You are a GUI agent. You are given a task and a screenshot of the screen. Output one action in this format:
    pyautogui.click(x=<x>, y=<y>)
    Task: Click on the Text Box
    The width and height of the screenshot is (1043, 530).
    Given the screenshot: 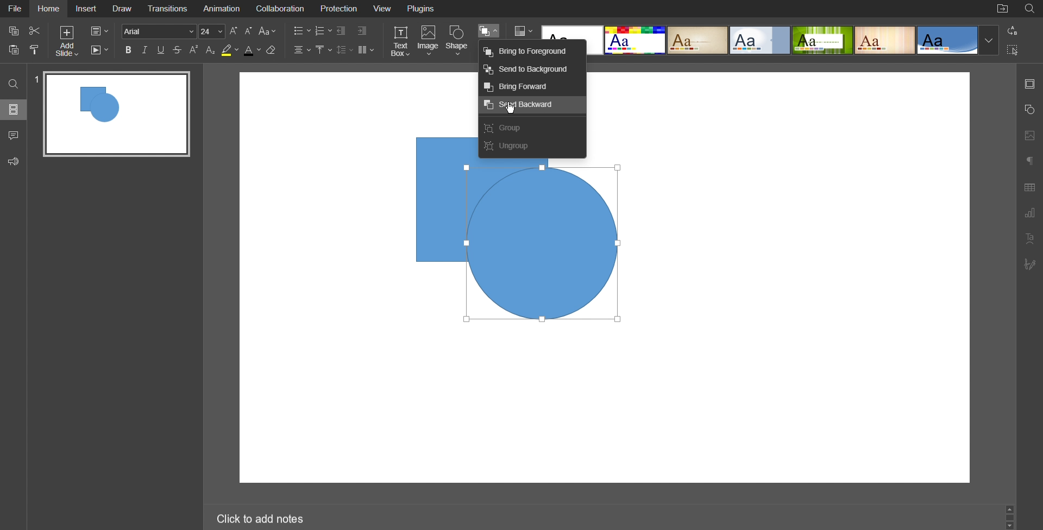 What is the action you would take?
    pyautogui.click(x=399, y=42)
    